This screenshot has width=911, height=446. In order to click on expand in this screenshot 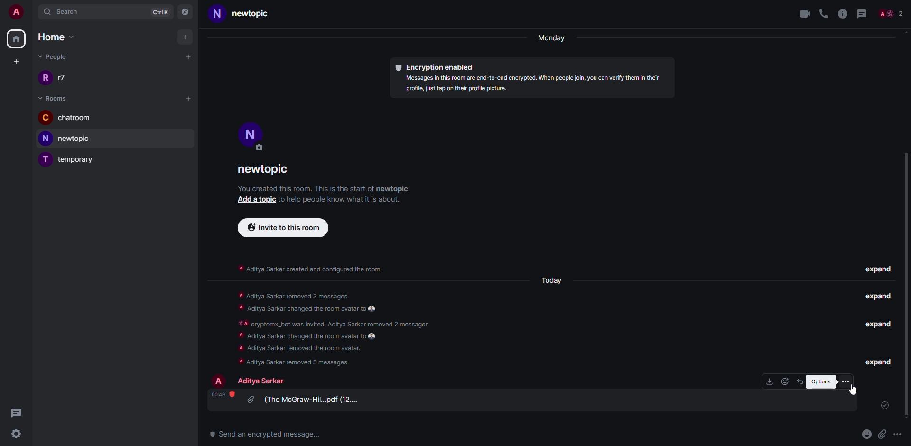, I will do `click(875, 324)`.